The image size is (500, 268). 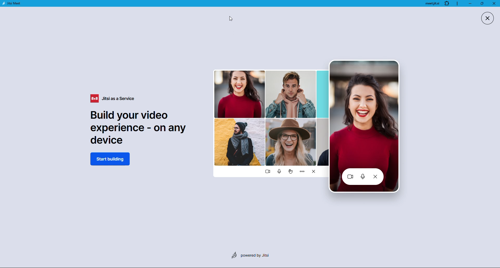 I want to click on powered by jitsi, so click(x=252, y=254).